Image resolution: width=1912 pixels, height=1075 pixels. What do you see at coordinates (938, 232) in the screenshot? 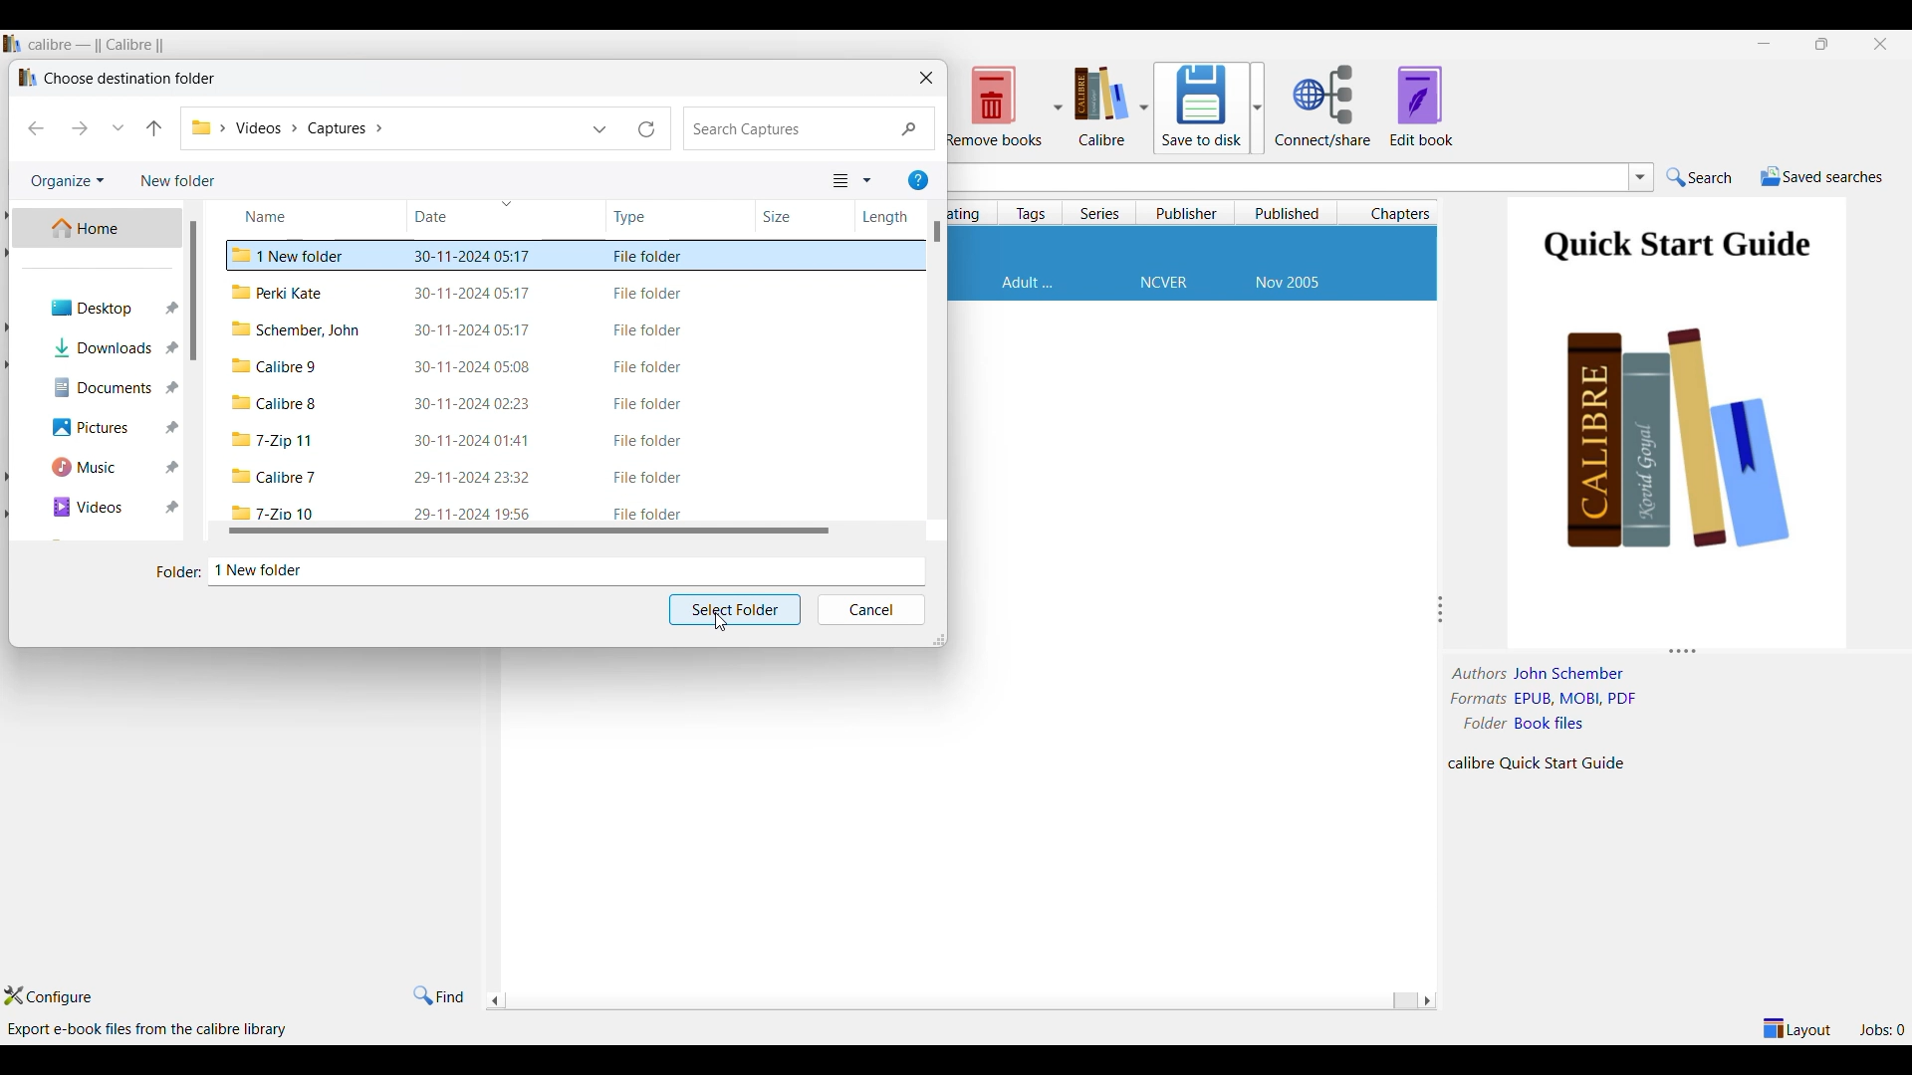
I see `Vertical slide bar` at bounding box center [938, 232].